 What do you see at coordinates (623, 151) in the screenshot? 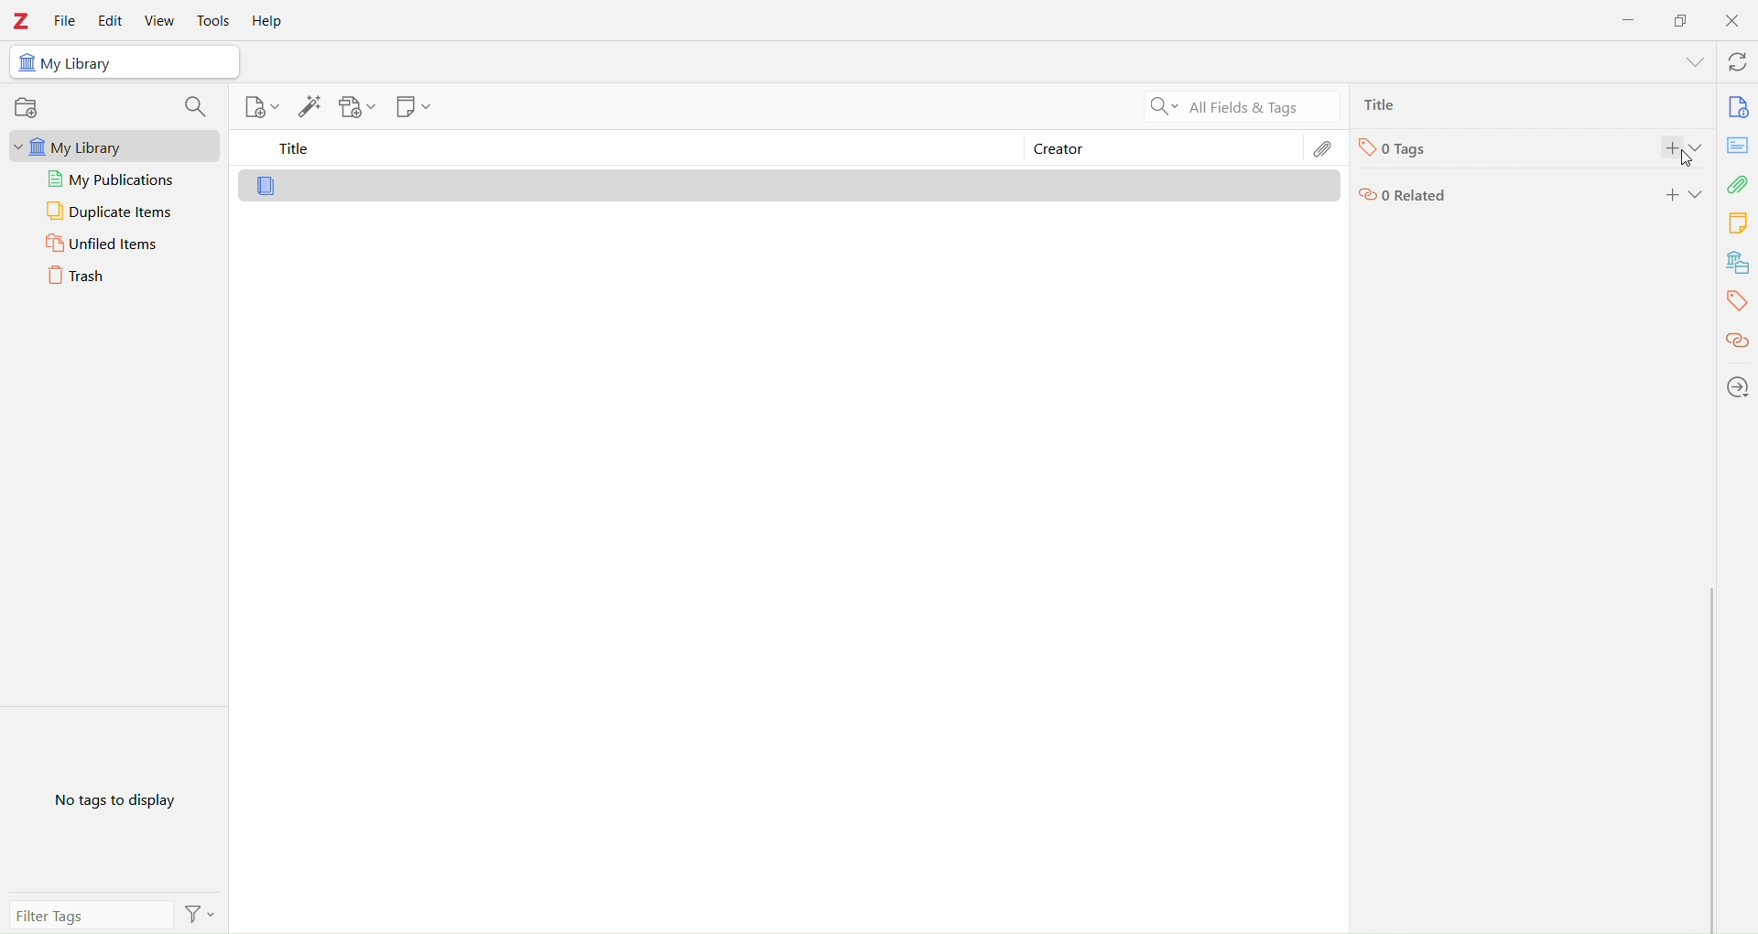
I see `Title` at bounding box center [623, 151].